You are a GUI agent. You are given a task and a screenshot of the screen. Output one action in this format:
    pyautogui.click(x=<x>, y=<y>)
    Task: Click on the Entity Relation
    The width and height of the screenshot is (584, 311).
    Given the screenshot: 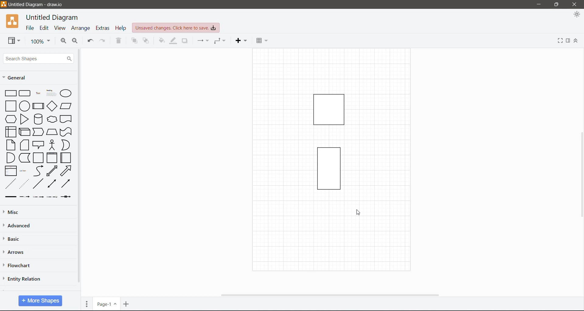 What is the action you would take?
    pyautogui.click(x=22, y=278)
    